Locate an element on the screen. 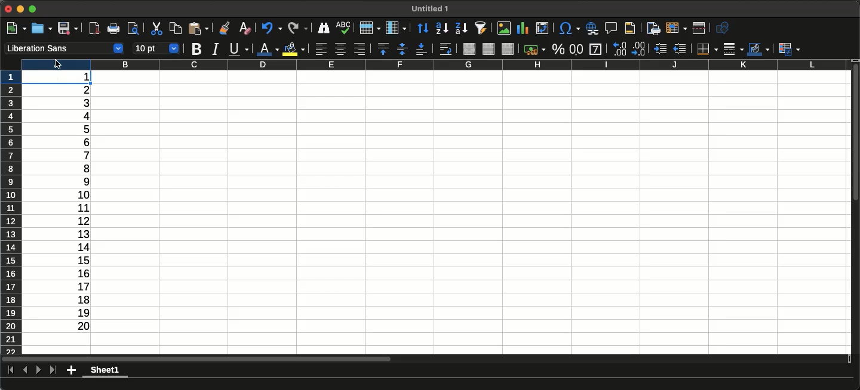  Next sheet is located at coordinates (38, 369).